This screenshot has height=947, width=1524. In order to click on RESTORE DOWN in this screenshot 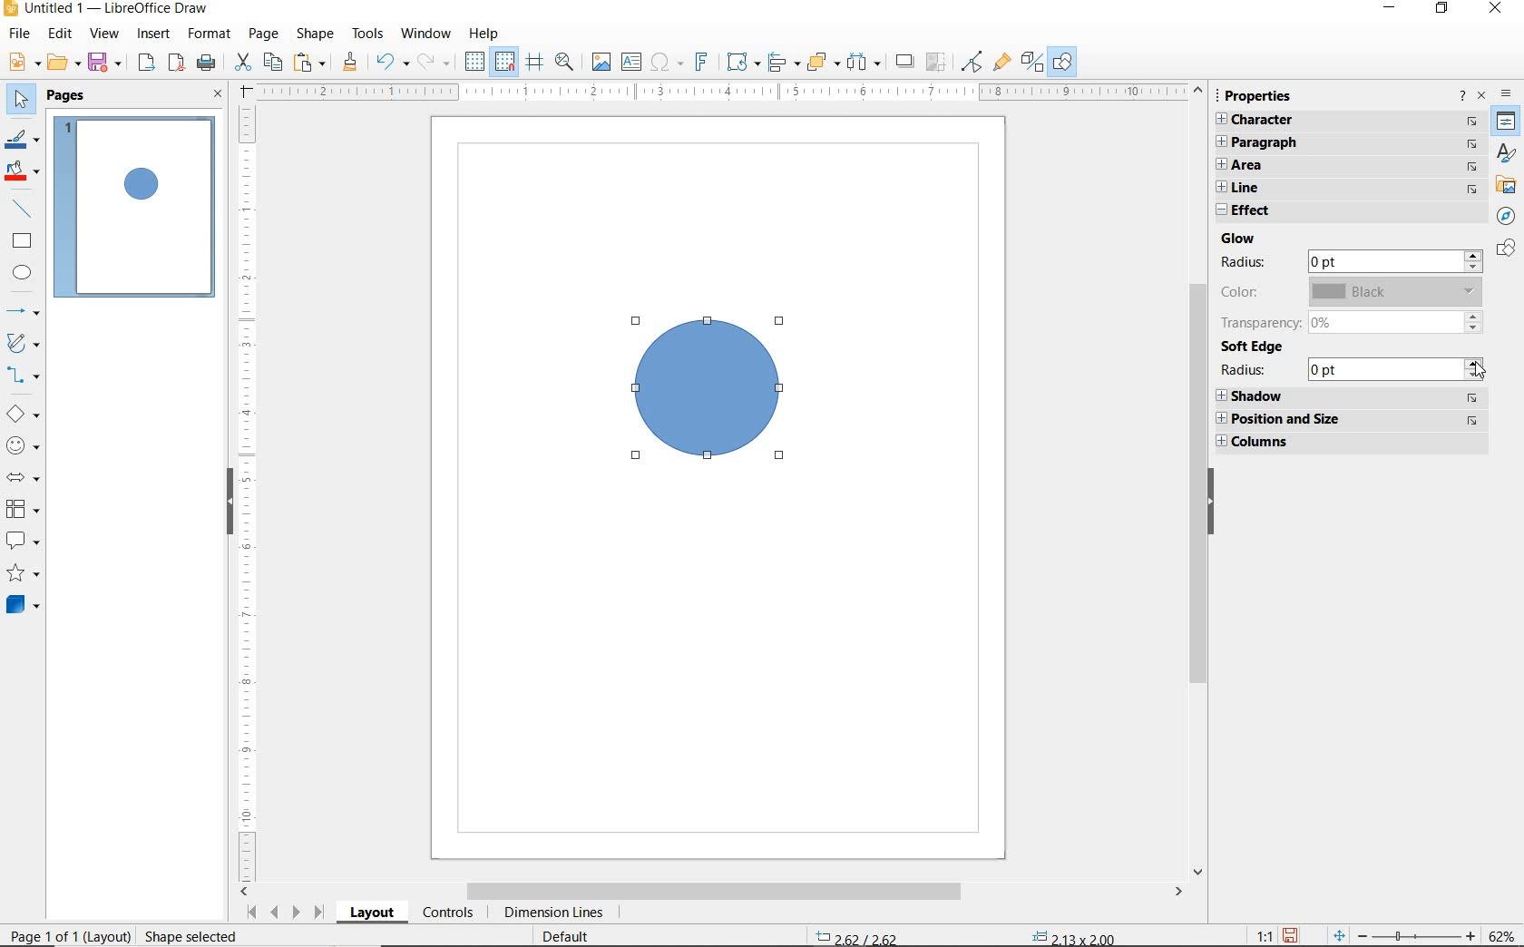, I will do `click(1441, 10)`.